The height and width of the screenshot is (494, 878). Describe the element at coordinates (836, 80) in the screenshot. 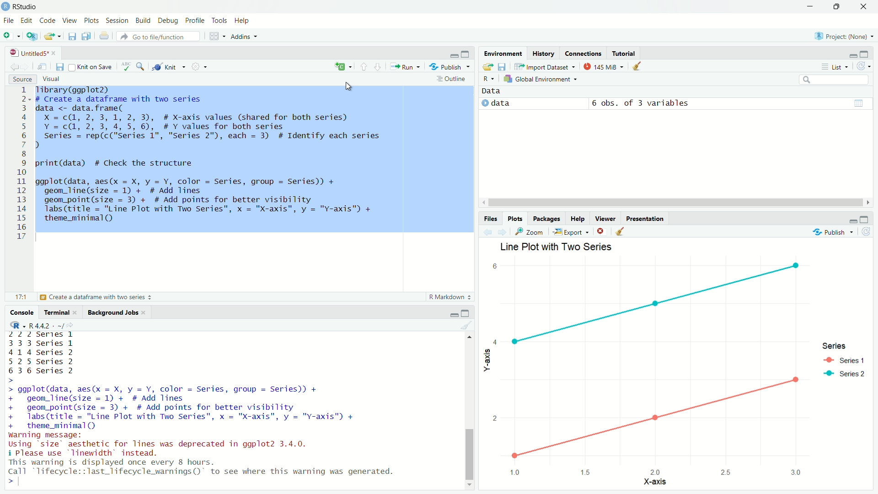

I see `Search edit field` at that location.